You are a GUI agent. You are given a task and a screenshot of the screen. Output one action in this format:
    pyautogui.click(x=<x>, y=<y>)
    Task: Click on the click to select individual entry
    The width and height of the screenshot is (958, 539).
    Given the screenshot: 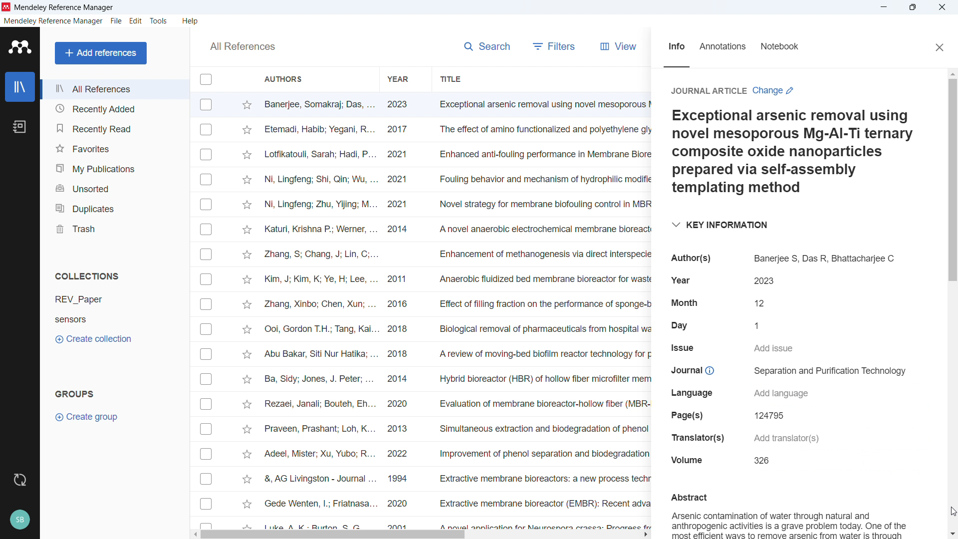 What is the action you would take?
    pyautogui.click(x=208, y=304)
    